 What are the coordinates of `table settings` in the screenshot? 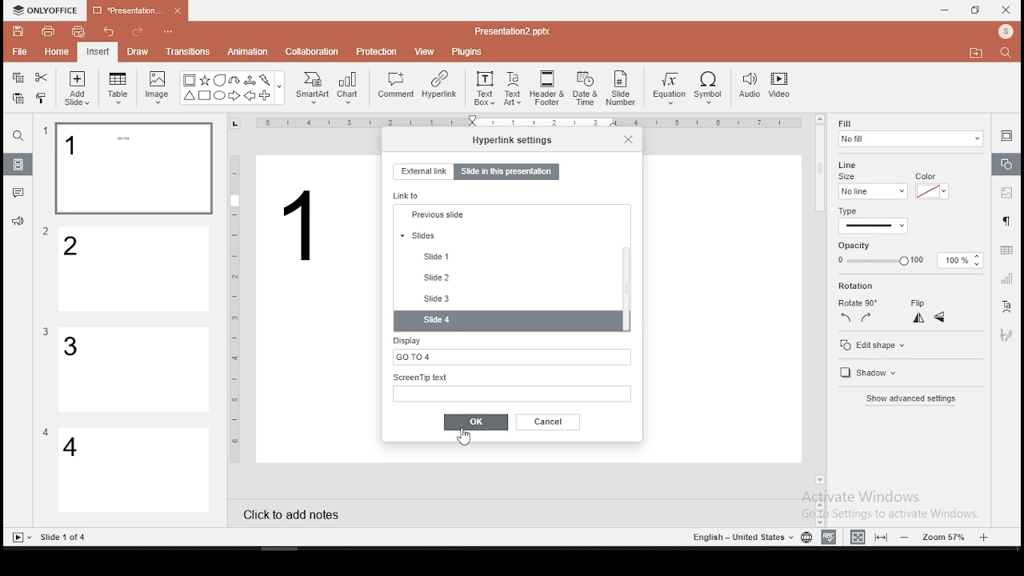 It's located at (1005, 250).